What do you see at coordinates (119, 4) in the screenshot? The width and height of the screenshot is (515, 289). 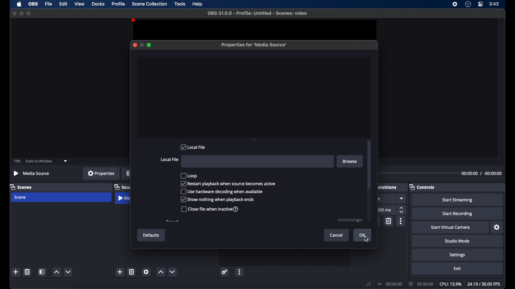 I see `profile` at bounding box center [119, 4].